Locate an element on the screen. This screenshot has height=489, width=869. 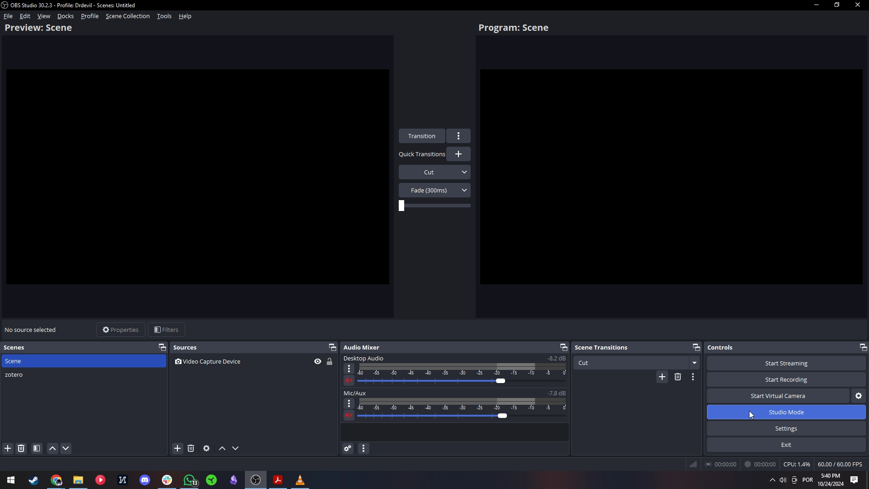
Transition is located at coordinates (421, 135).